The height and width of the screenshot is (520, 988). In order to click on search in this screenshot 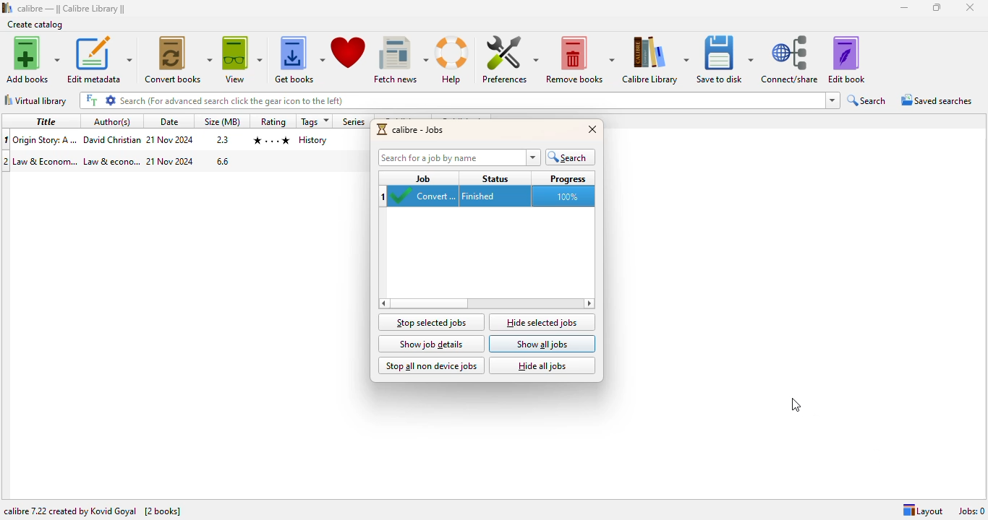, I will do `click(866, 100)`.